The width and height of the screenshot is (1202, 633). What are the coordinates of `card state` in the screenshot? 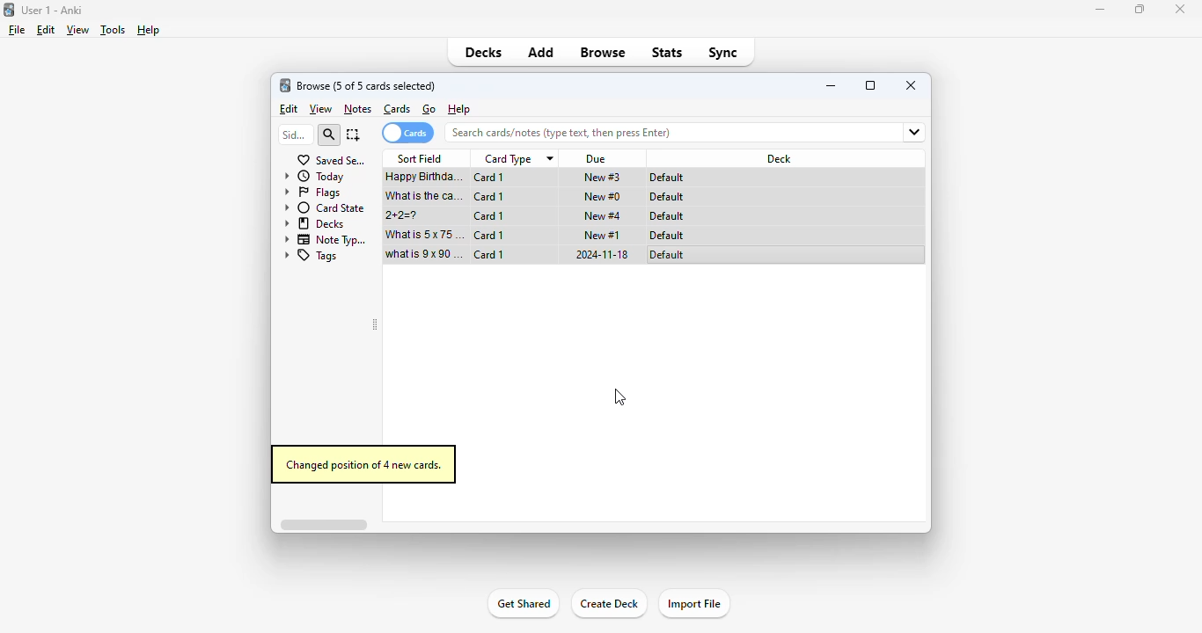 It's located at (326, 208).